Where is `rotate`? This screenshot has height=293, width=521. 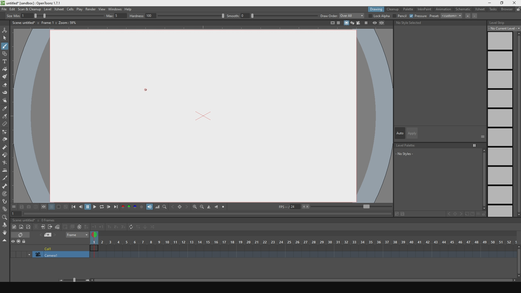 rotate is located at coordinates (5, 233).